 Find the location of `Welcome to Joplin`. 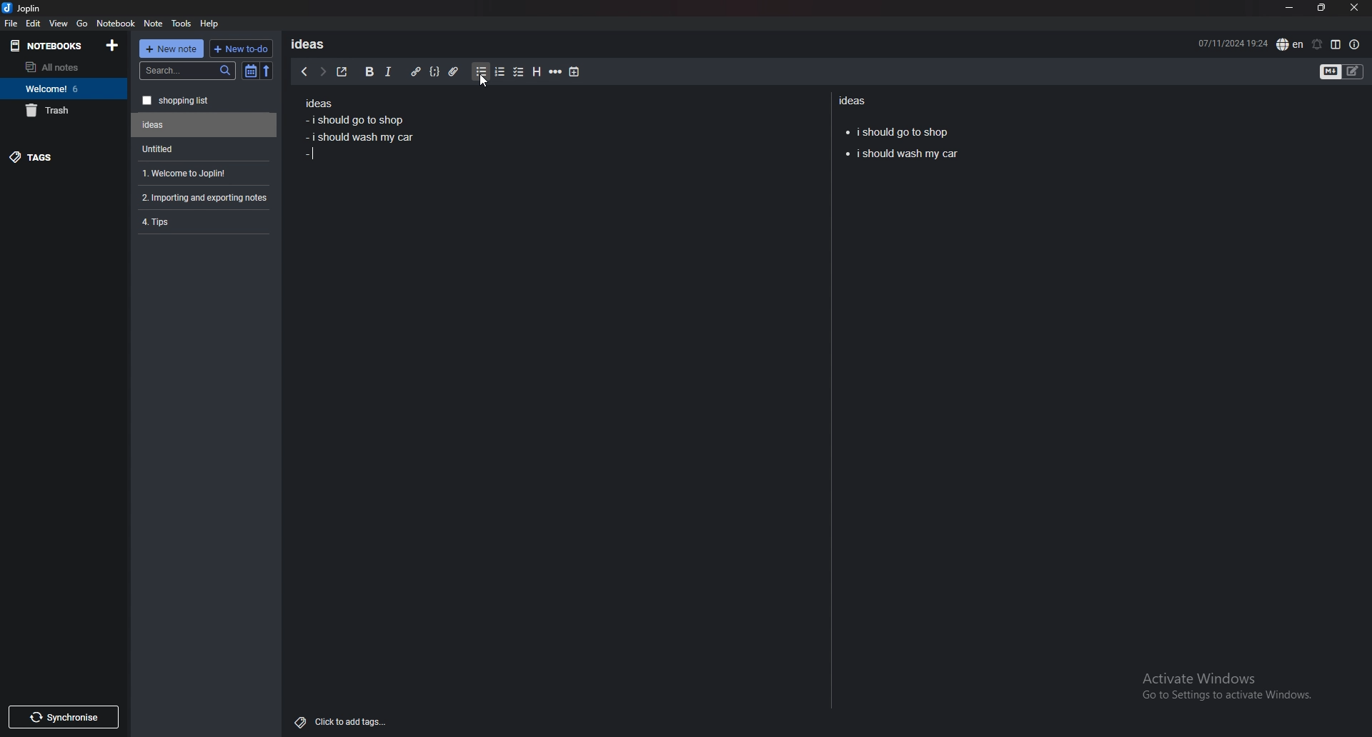

Welcome to Joplin is located at coordinates (202, 173).